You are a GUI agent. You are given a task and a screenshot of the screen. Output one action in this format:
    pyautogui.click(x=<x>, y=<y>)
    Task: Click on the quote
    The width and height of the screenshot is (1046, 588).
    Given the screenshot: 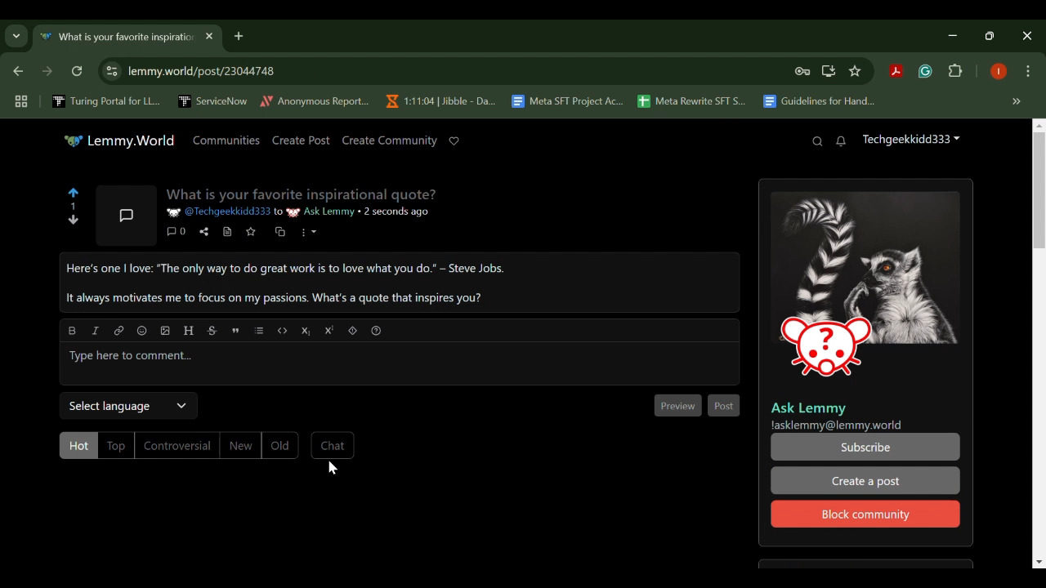 What is the action you would take?
    pyautogui.click(x=235, y=331)
    